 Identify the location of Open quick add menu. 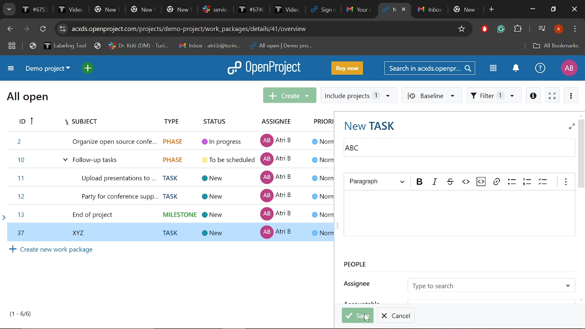
(89, 69).